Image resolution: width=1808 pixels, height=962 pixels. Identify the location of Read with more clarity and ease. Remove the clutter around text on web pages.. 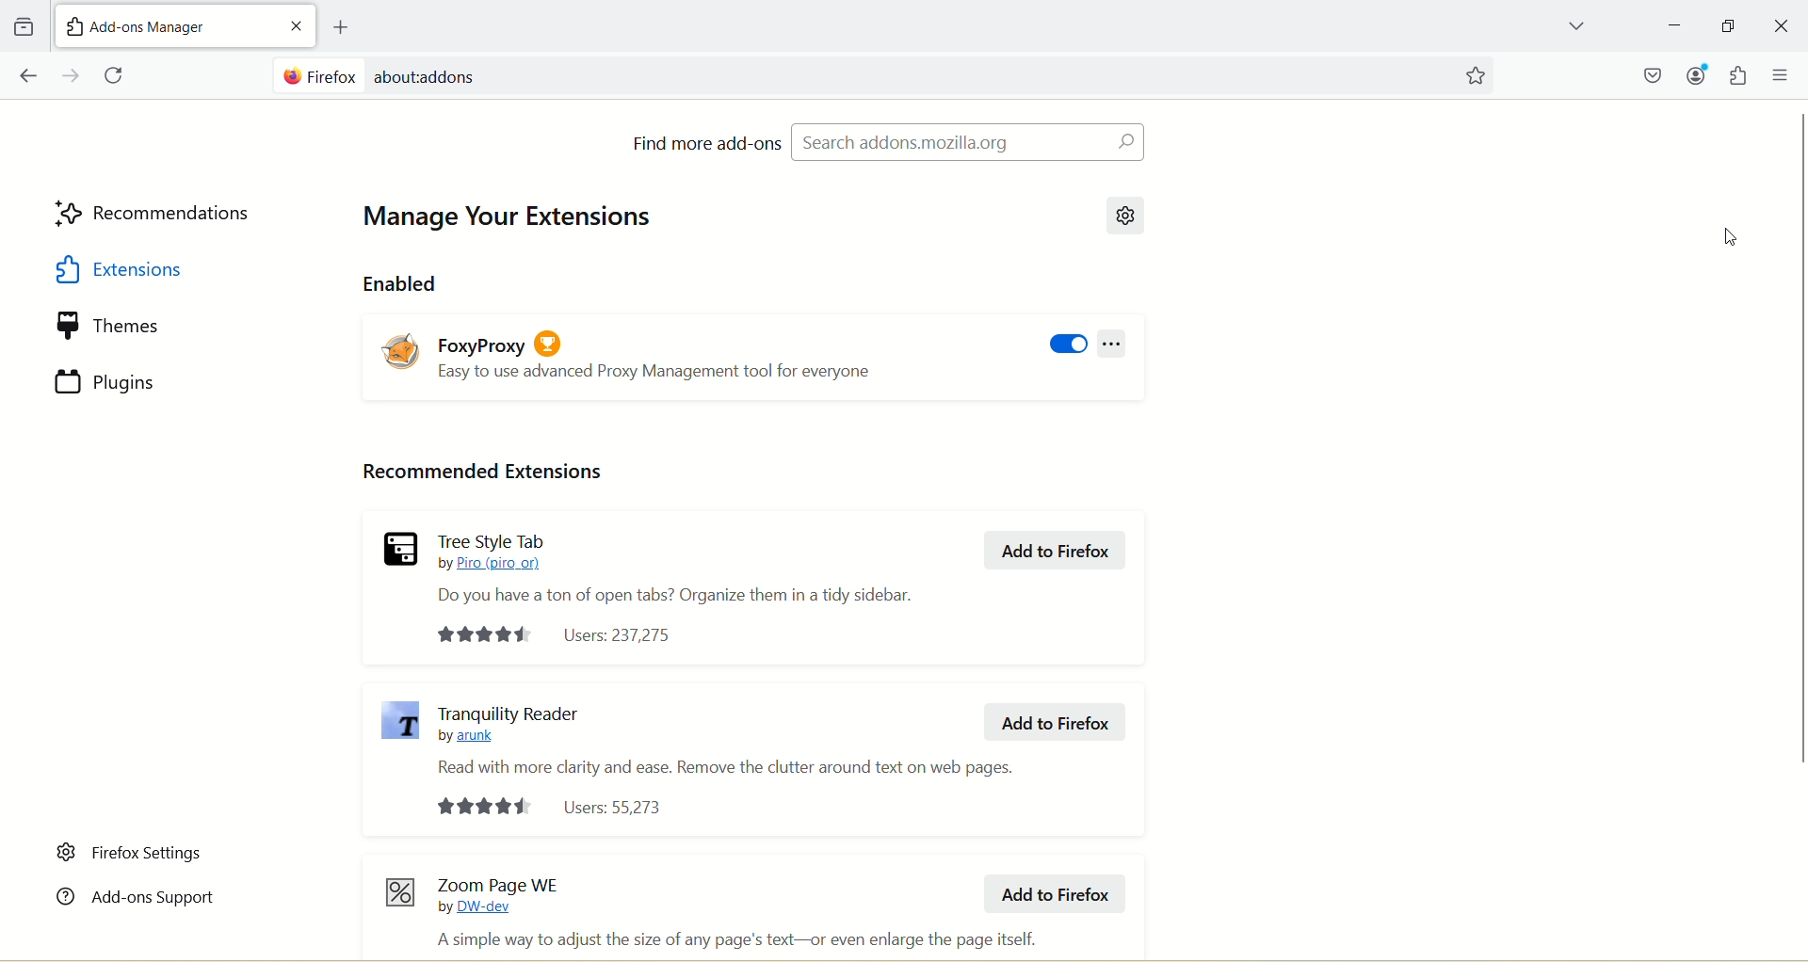
(726, 766).